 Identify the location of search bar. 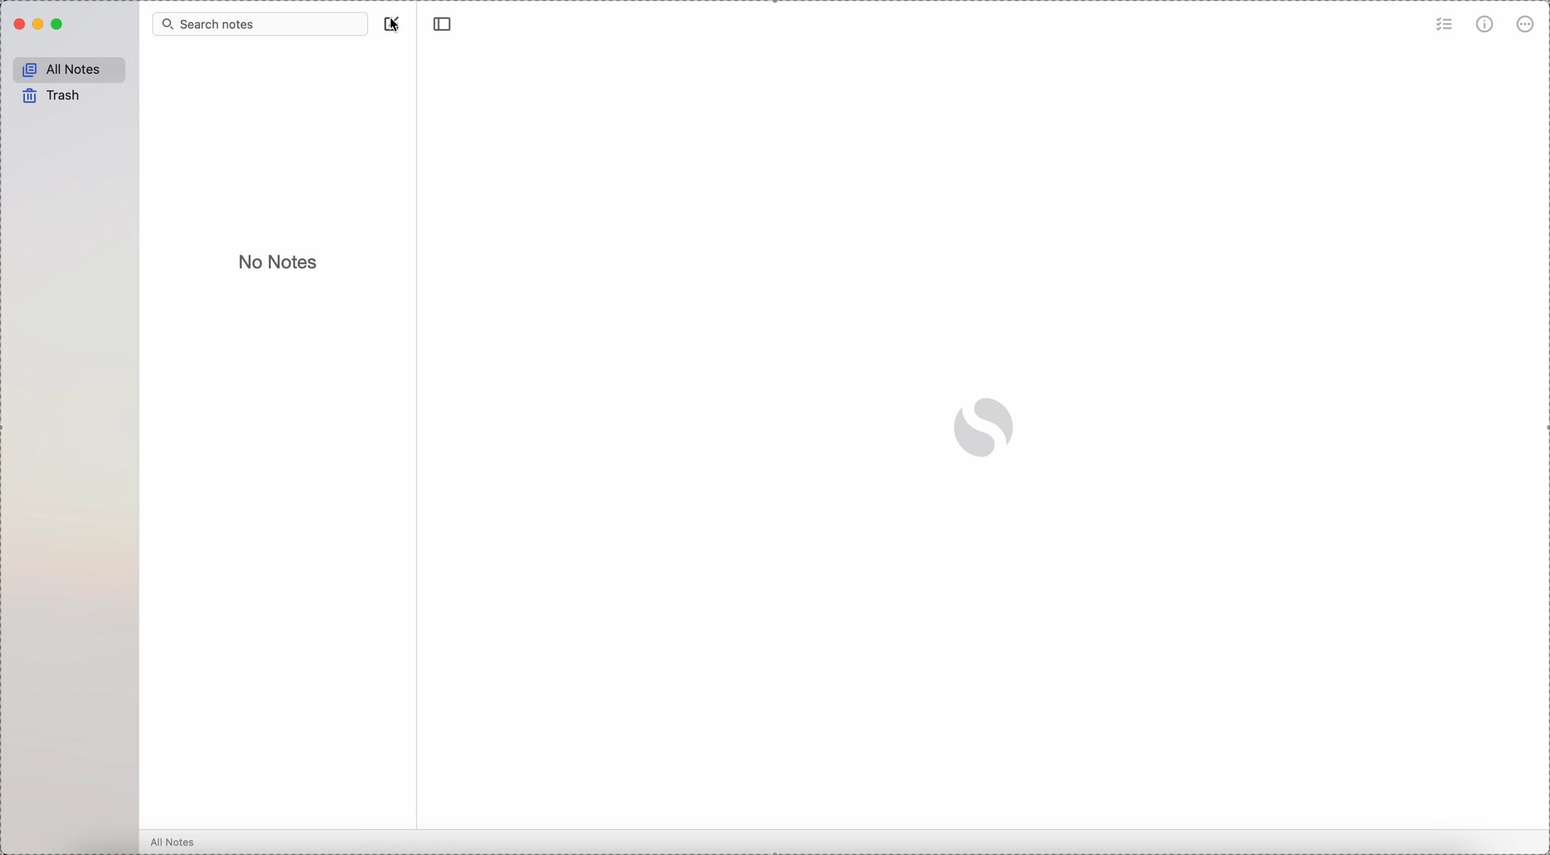
(261, 23).